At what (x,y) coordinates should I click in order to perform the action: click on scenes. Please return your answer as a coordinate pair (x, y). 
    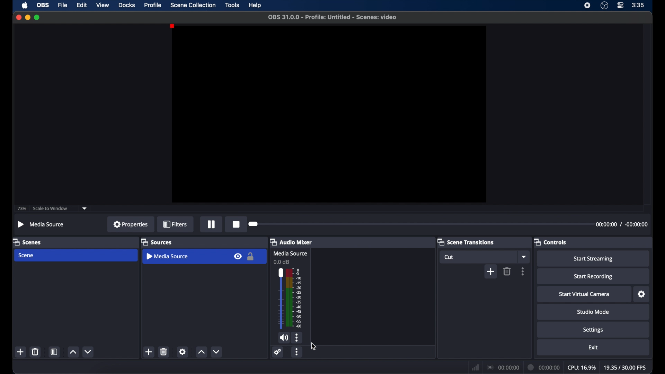
    Looking at the image, I should click on (27, 242).